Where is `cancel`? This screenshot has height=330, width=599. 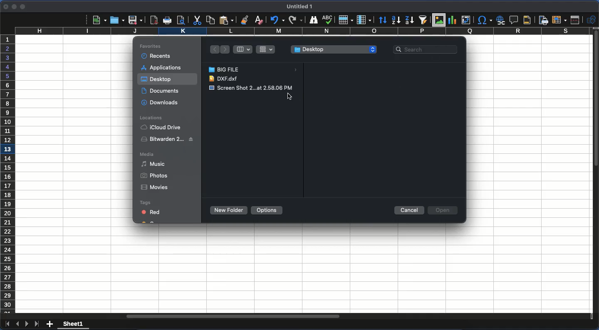
cancel is located at coordinates (408, 211).